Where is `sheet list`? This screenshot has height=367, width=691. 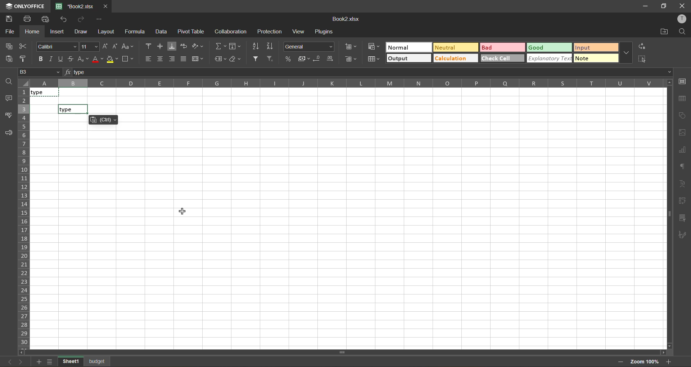 sheet list is located at coordinates (50, 361).